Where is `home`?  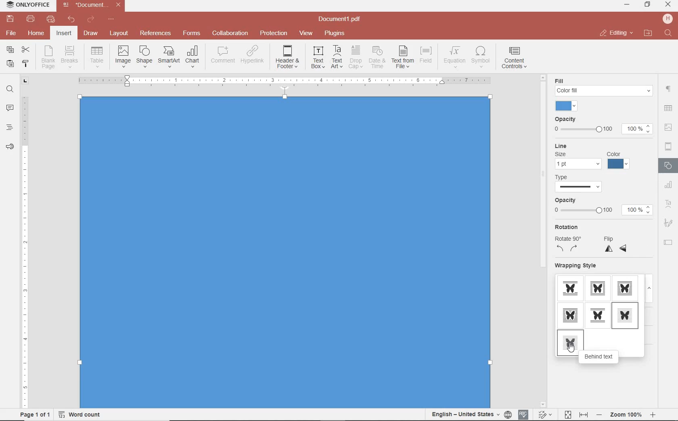
home is located at coordinates (35, 33).